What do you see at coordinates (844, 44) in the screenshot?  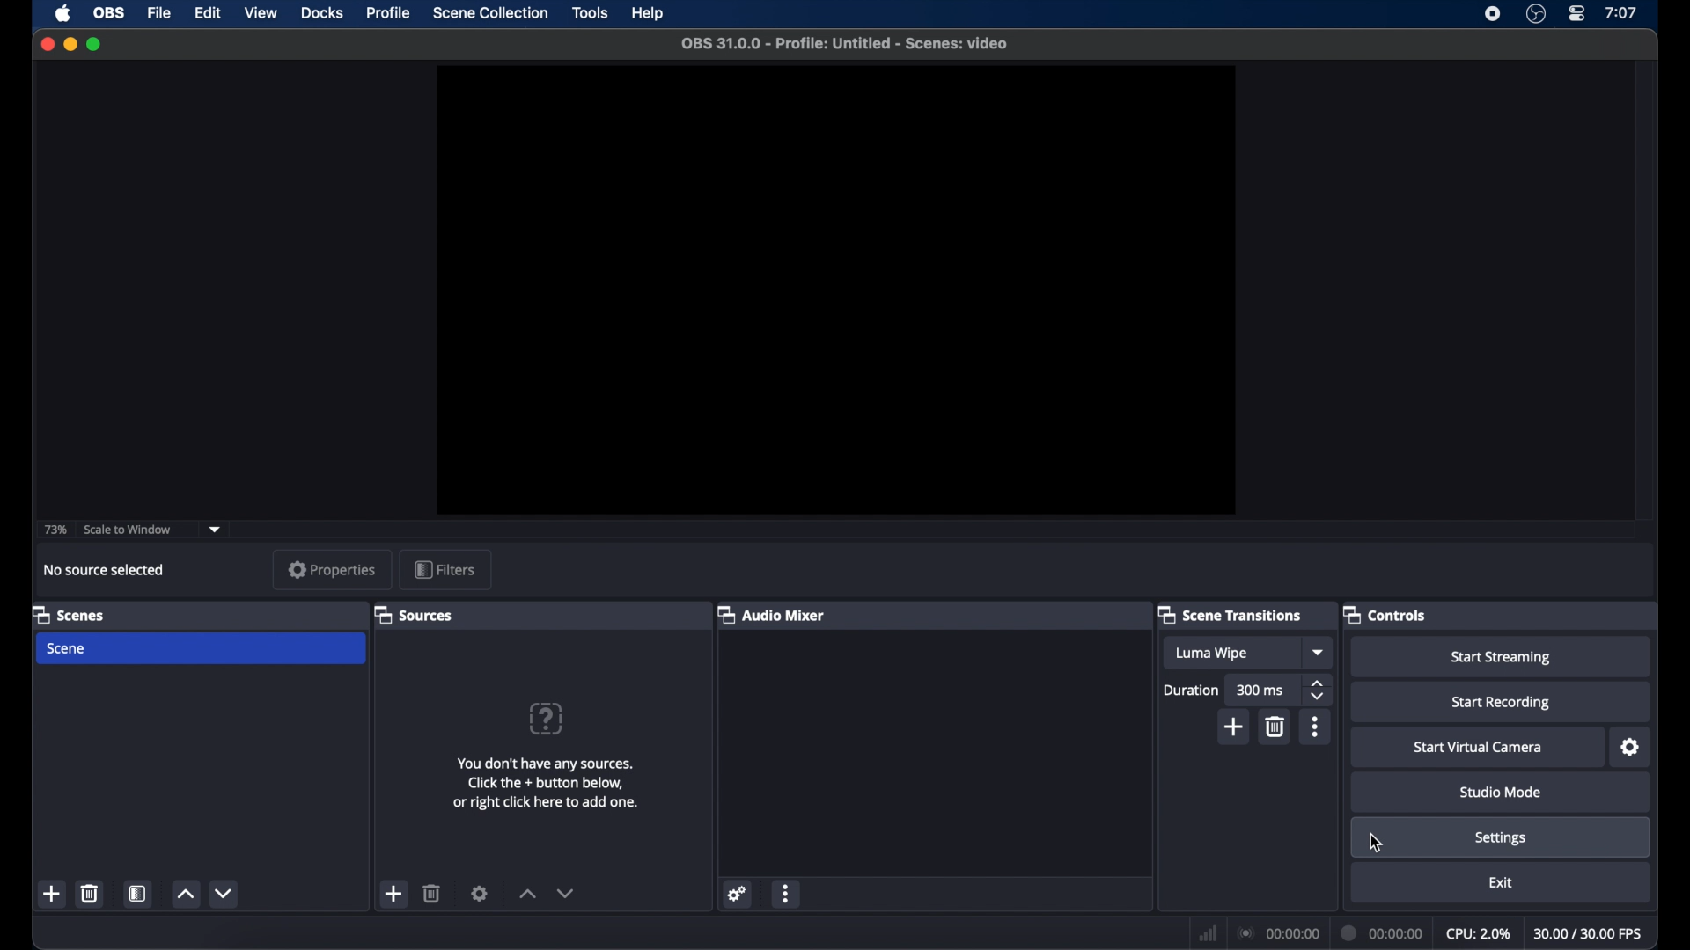 I see `file name` at bounding box center [844, 44].